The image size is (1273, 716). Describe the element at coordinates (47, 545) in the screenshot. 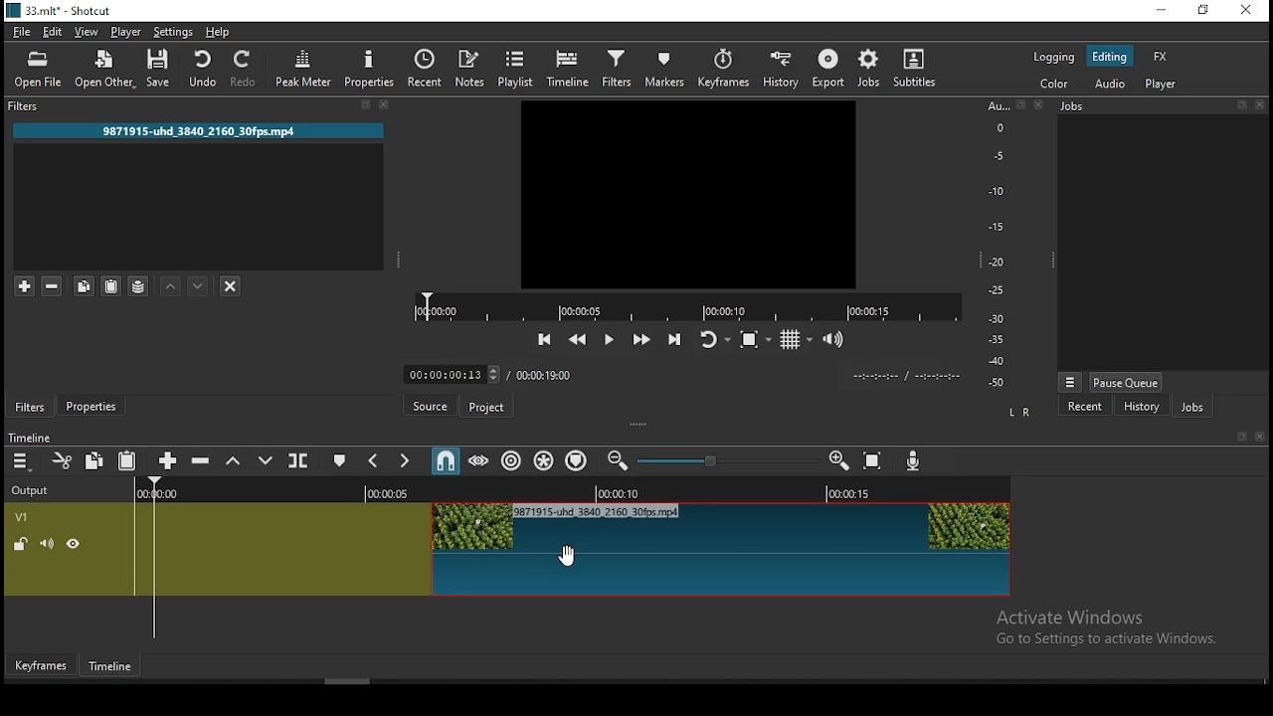

I see `(un)mute` at that location.